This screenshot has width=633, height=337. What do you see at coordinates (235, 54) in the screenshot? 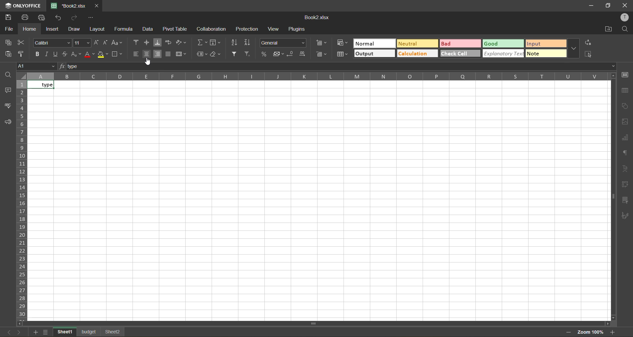
I see `filter` at bounding box center [235, 54].